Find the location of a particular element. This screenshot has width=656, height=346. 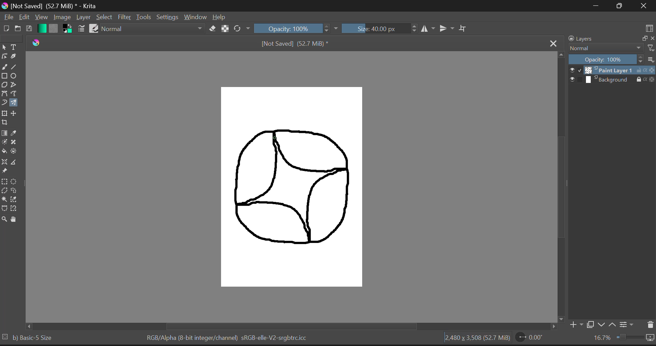

Layer is located at coordinates (83, 17).